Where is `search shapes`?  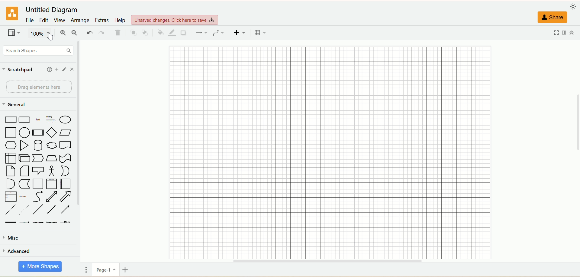
search shapes is located at coordinates (38, 50).